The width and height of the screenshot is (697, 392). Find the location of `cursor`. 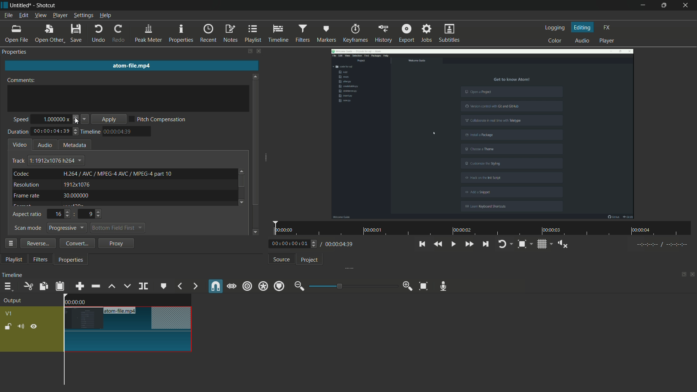

cursor is located at coordinates (170, 85).